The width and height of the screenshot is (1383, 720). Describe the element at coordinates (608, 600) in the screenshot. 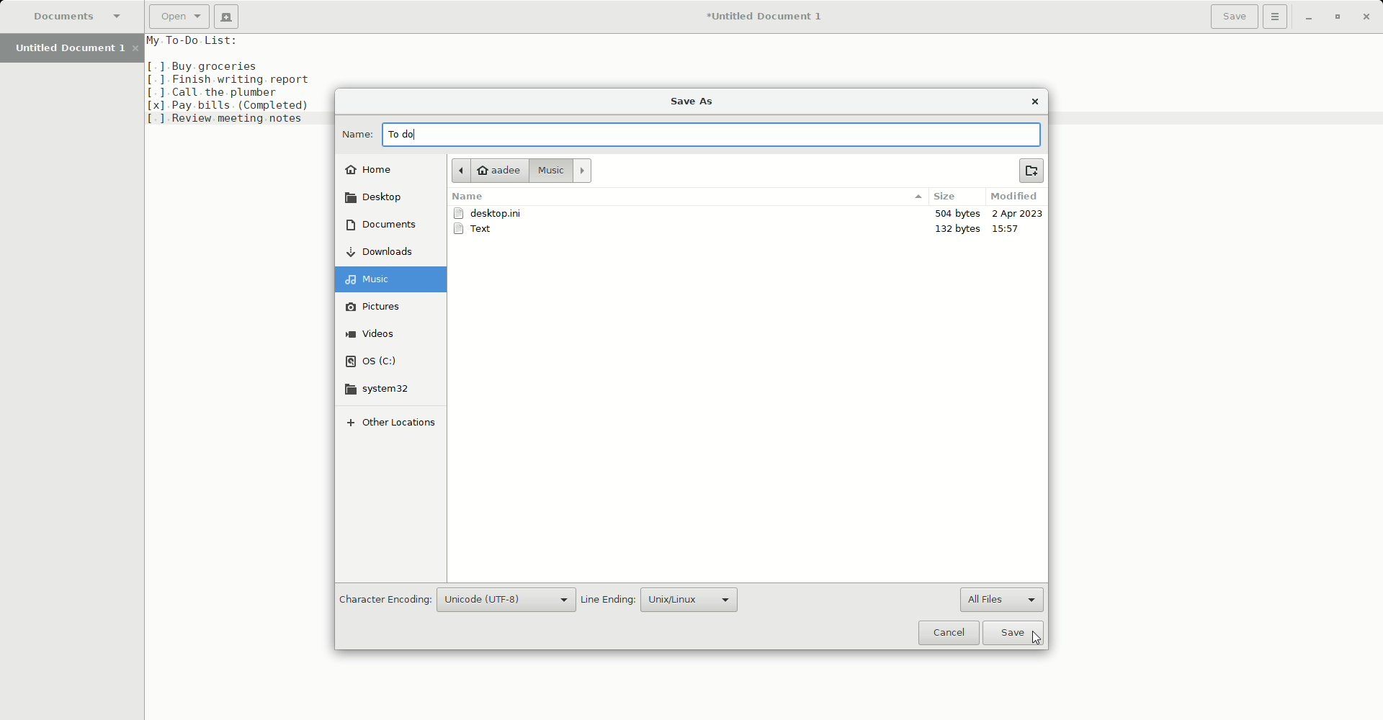

I see `Line endiing` at that location.